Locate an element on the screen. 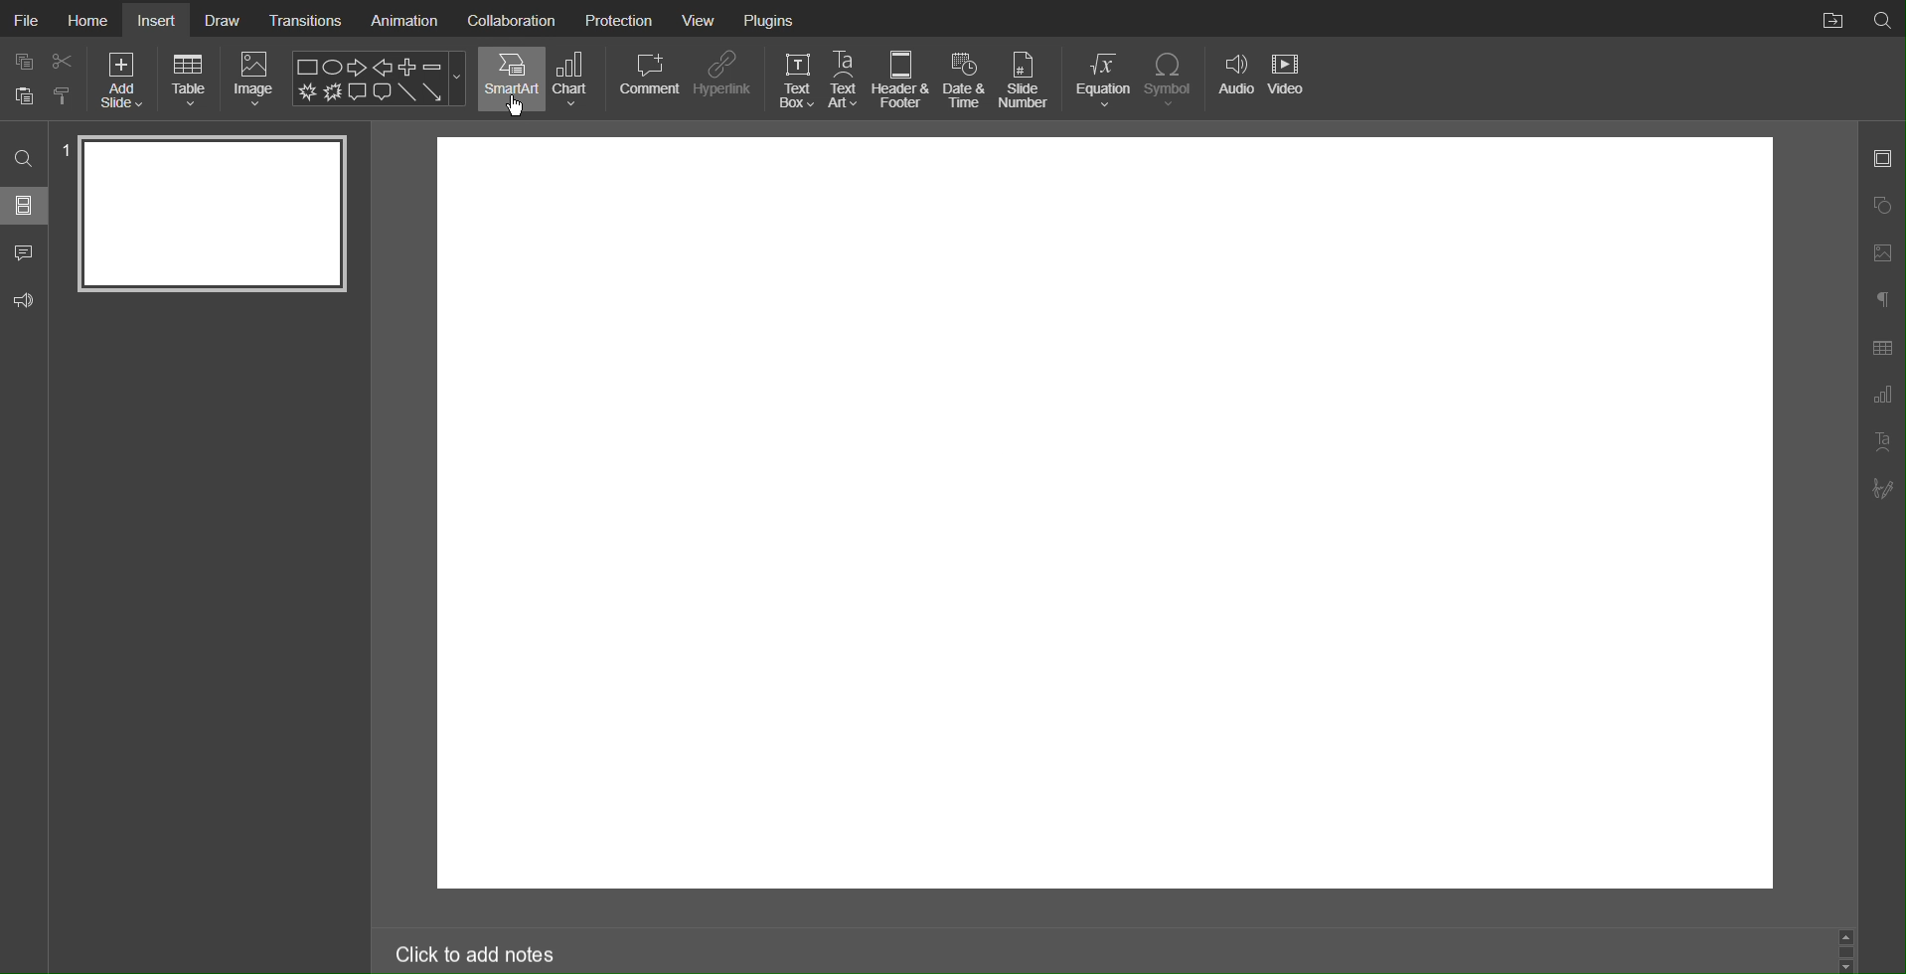 This screenshot has width=1906, height=974. paste options is located at coordinates (64, 98).